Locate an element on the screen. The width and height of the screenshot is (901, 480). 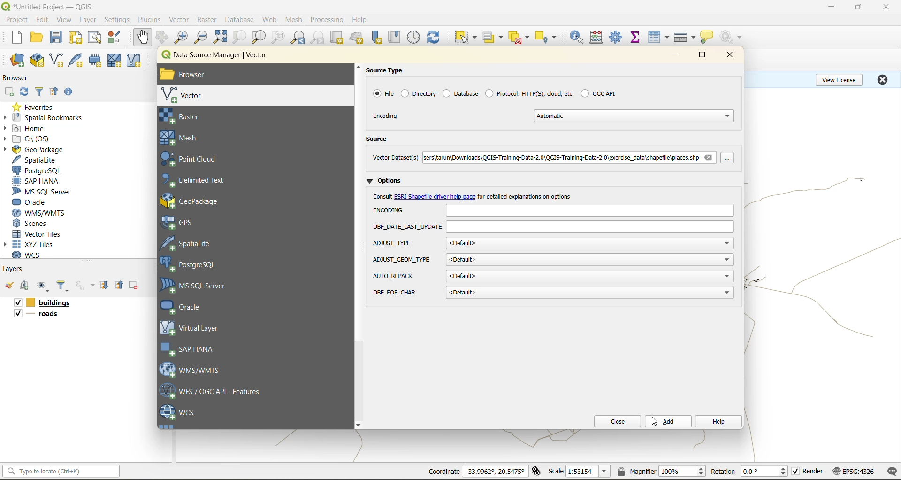
help is located at coordinates (718, 422).